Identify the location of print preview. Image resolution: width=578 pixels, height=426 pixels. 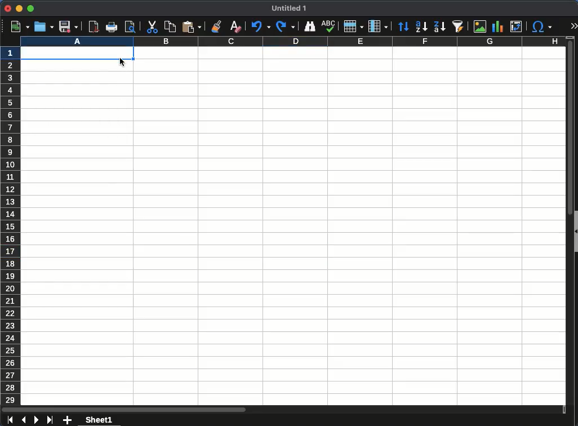
(130, 26).